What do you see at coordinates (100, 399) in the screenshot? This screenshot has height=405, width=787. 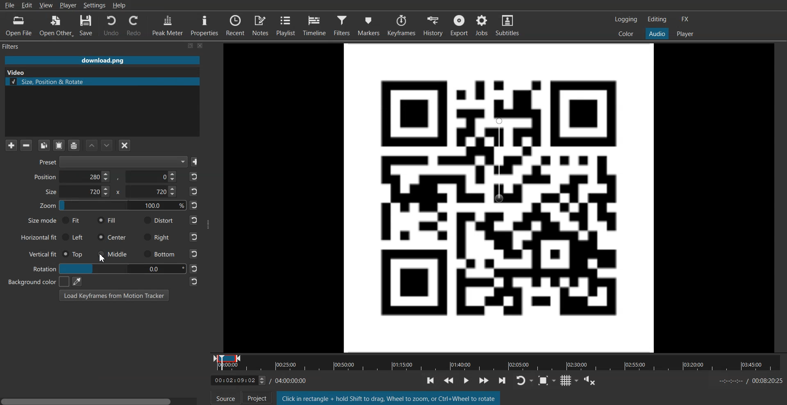 I see `Horizontal Scroll bar` at bounding box center [100, 399].